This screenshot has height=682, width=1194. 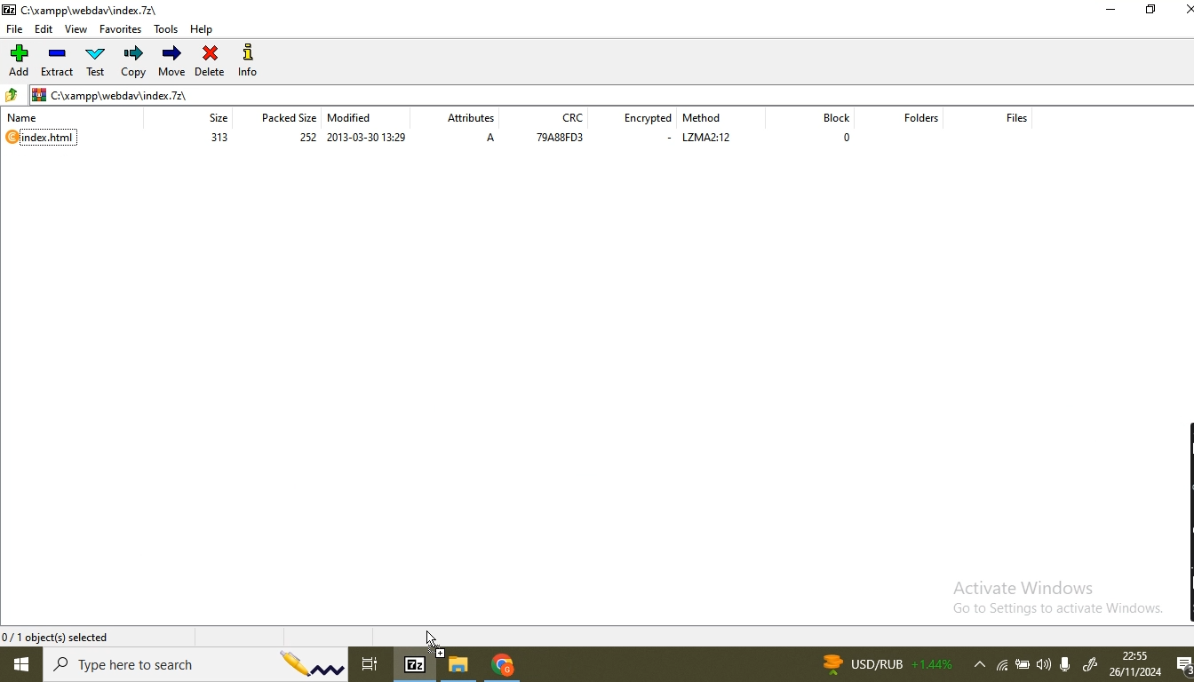 What do you see at coordinates (573, 118) in the screenshot?
I see `crc` at bounding box center [573, 118].